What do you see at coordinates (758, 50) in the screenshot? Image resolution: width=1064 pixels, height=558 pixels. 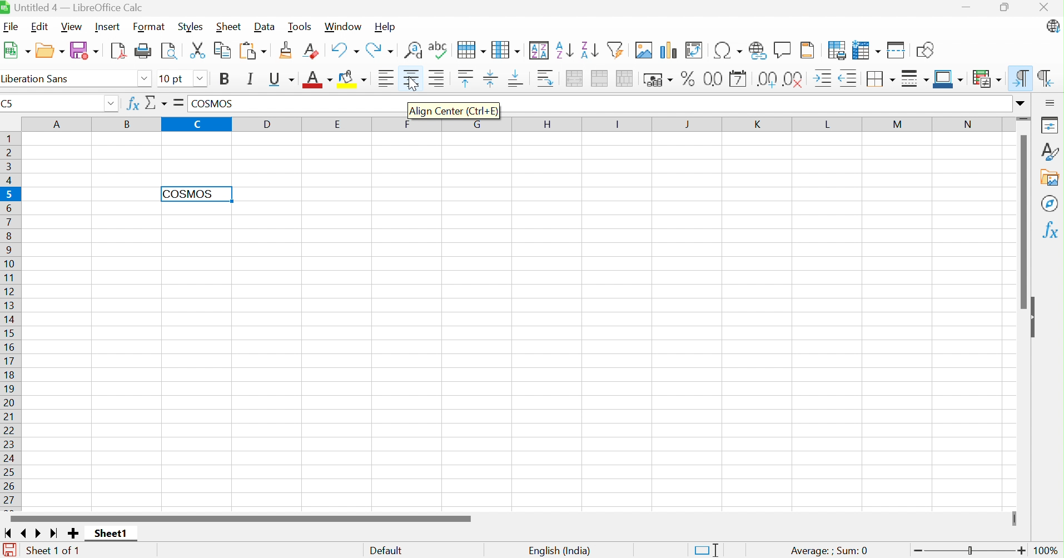 I see `Insert Hyperlink` at bounding box center [758, 50].